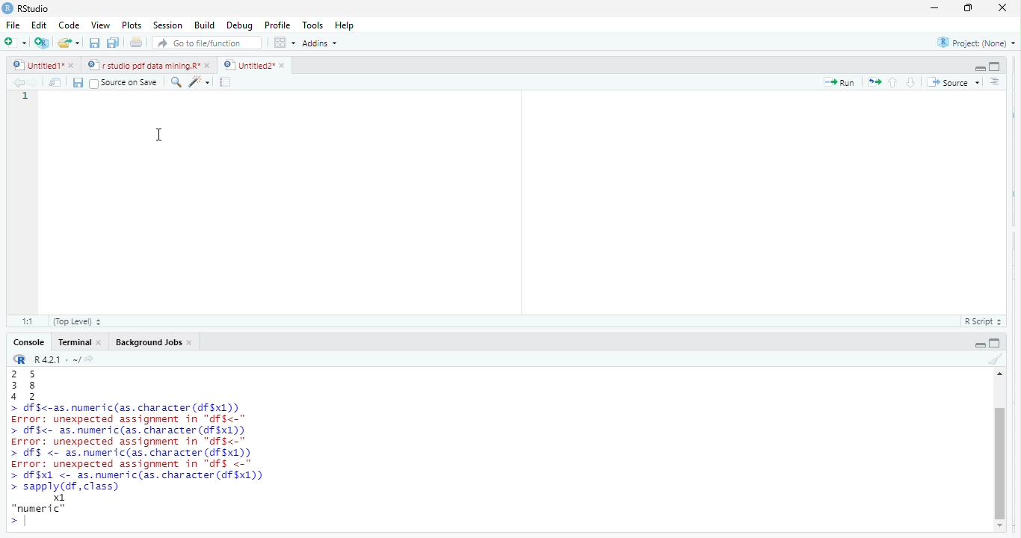  I want to click on Run, so click(838, 84).